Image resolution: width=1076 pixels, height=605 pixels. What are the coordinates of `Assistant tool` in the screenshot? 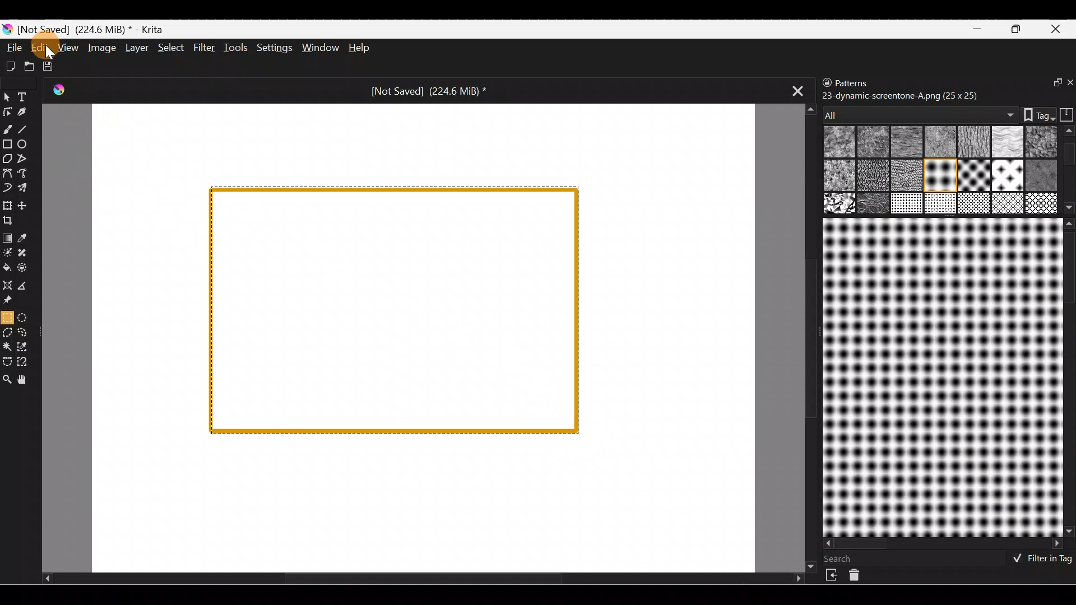 It's located at (8, 284).